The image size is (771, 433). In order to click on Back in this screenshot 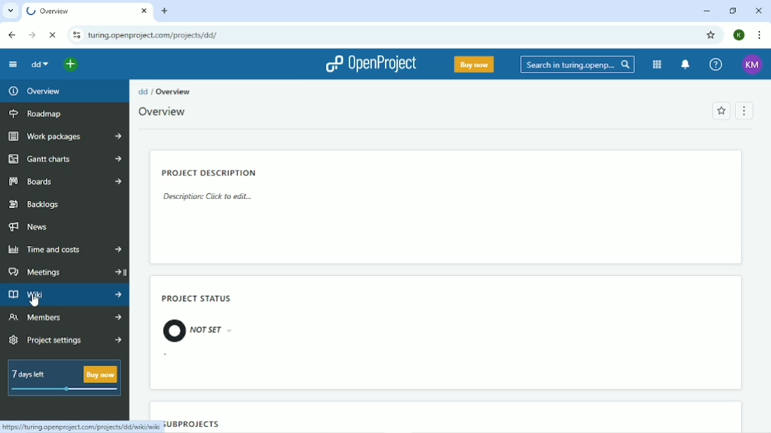, I will do `click(11, 35)`.